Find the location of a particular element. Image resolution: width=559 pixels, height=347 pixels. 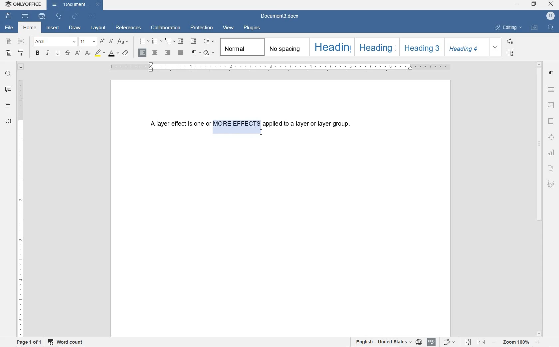

RULER is located at coordinates (281, 67).